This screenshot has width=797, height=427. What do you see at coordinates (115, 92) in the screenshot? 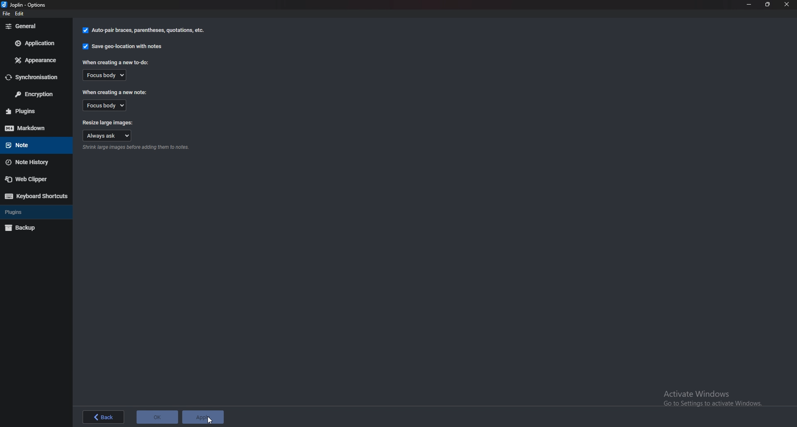
I see `when creating a new note` at bounding box center [115, 92].